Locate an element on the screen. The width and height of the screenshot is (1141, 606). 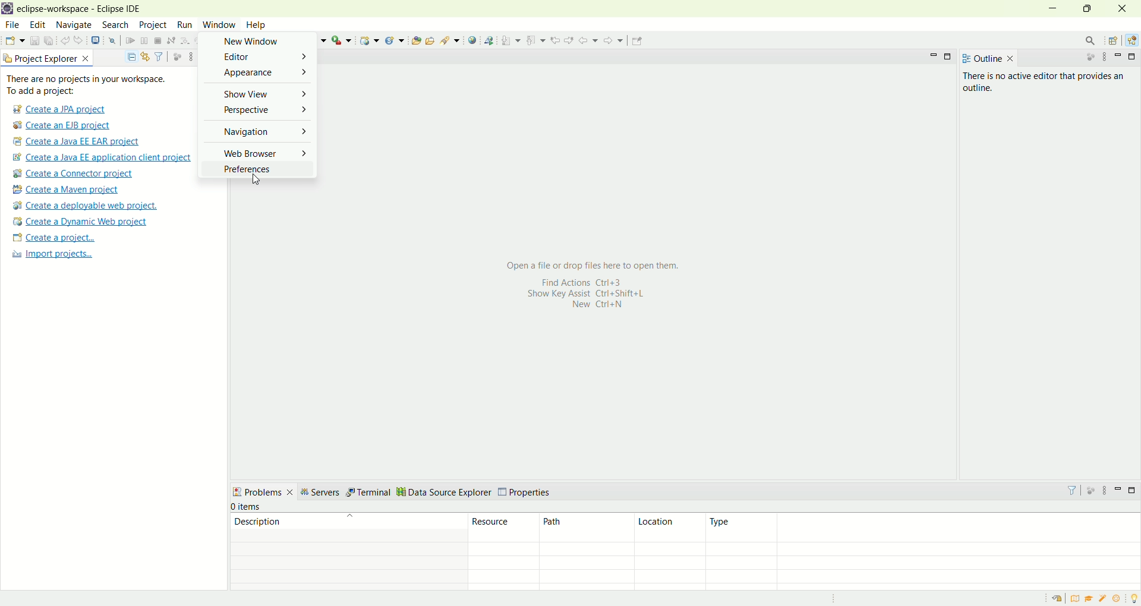
create a deployable web project is located at coordinates (86, 206).